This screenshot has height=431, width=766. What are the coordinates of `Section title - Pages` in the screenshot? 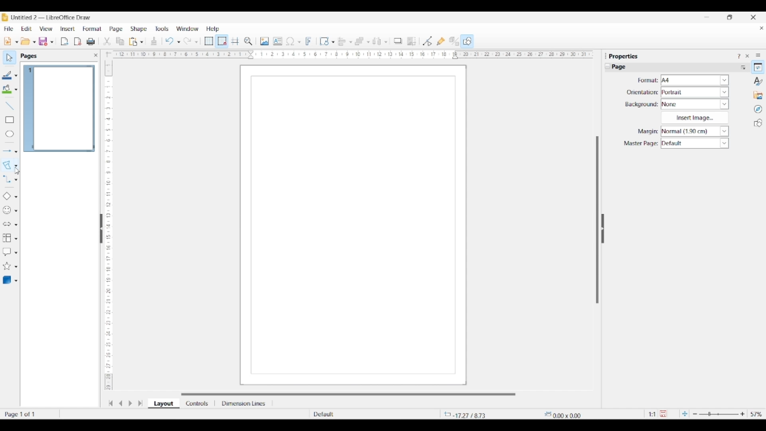 It's located at (30, 56).